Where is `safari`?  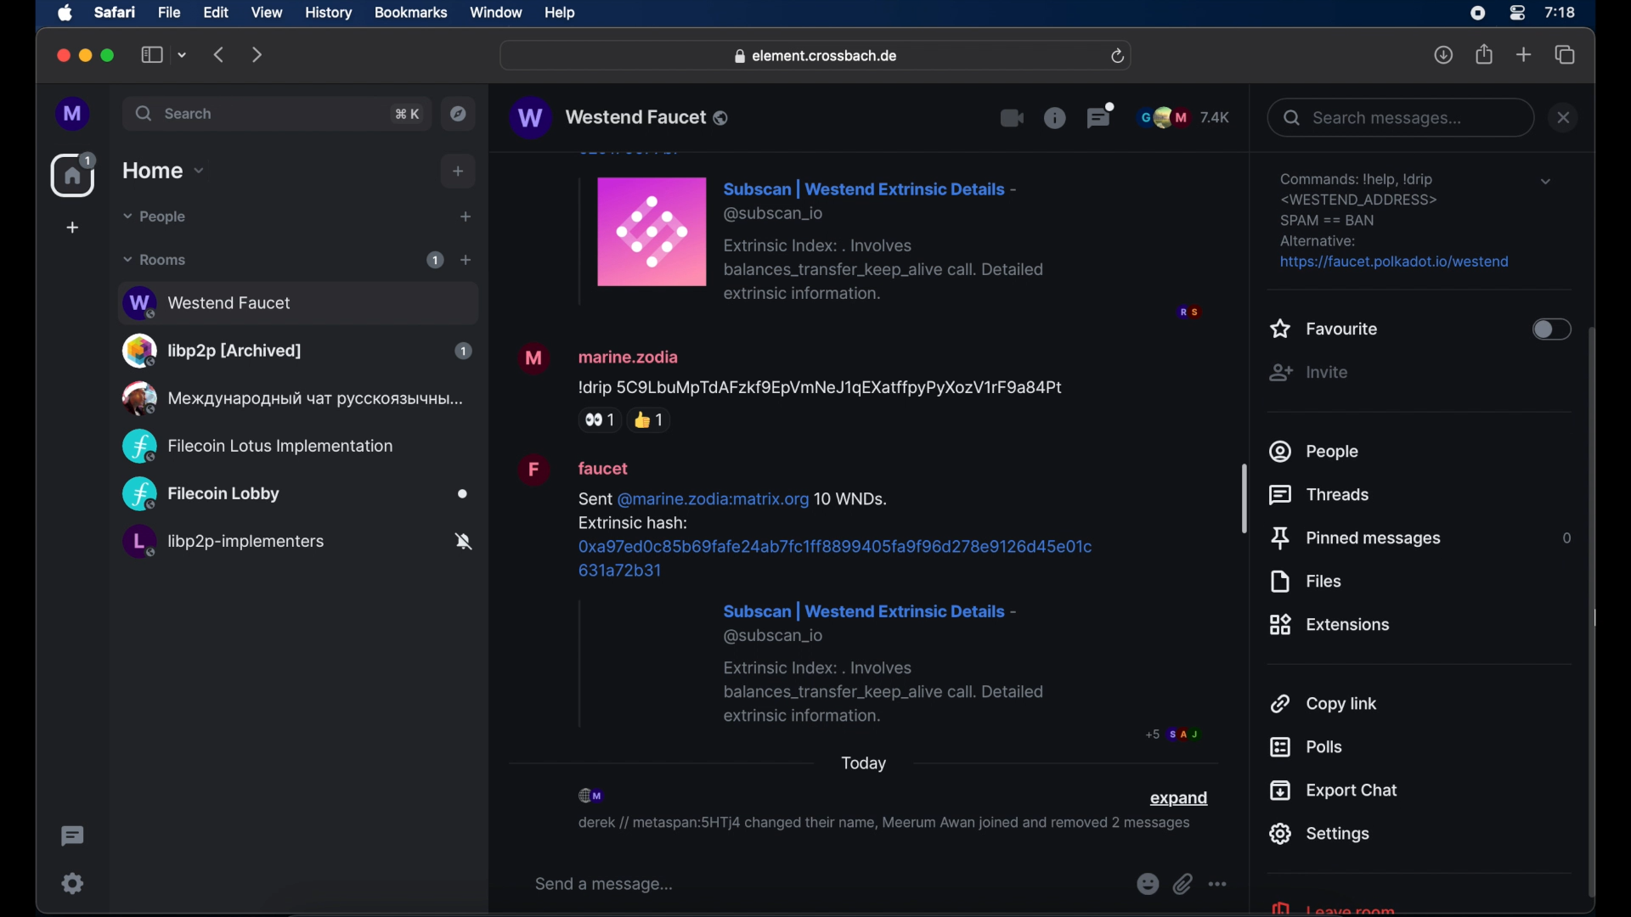
safari is located at coordinates (114, 12).